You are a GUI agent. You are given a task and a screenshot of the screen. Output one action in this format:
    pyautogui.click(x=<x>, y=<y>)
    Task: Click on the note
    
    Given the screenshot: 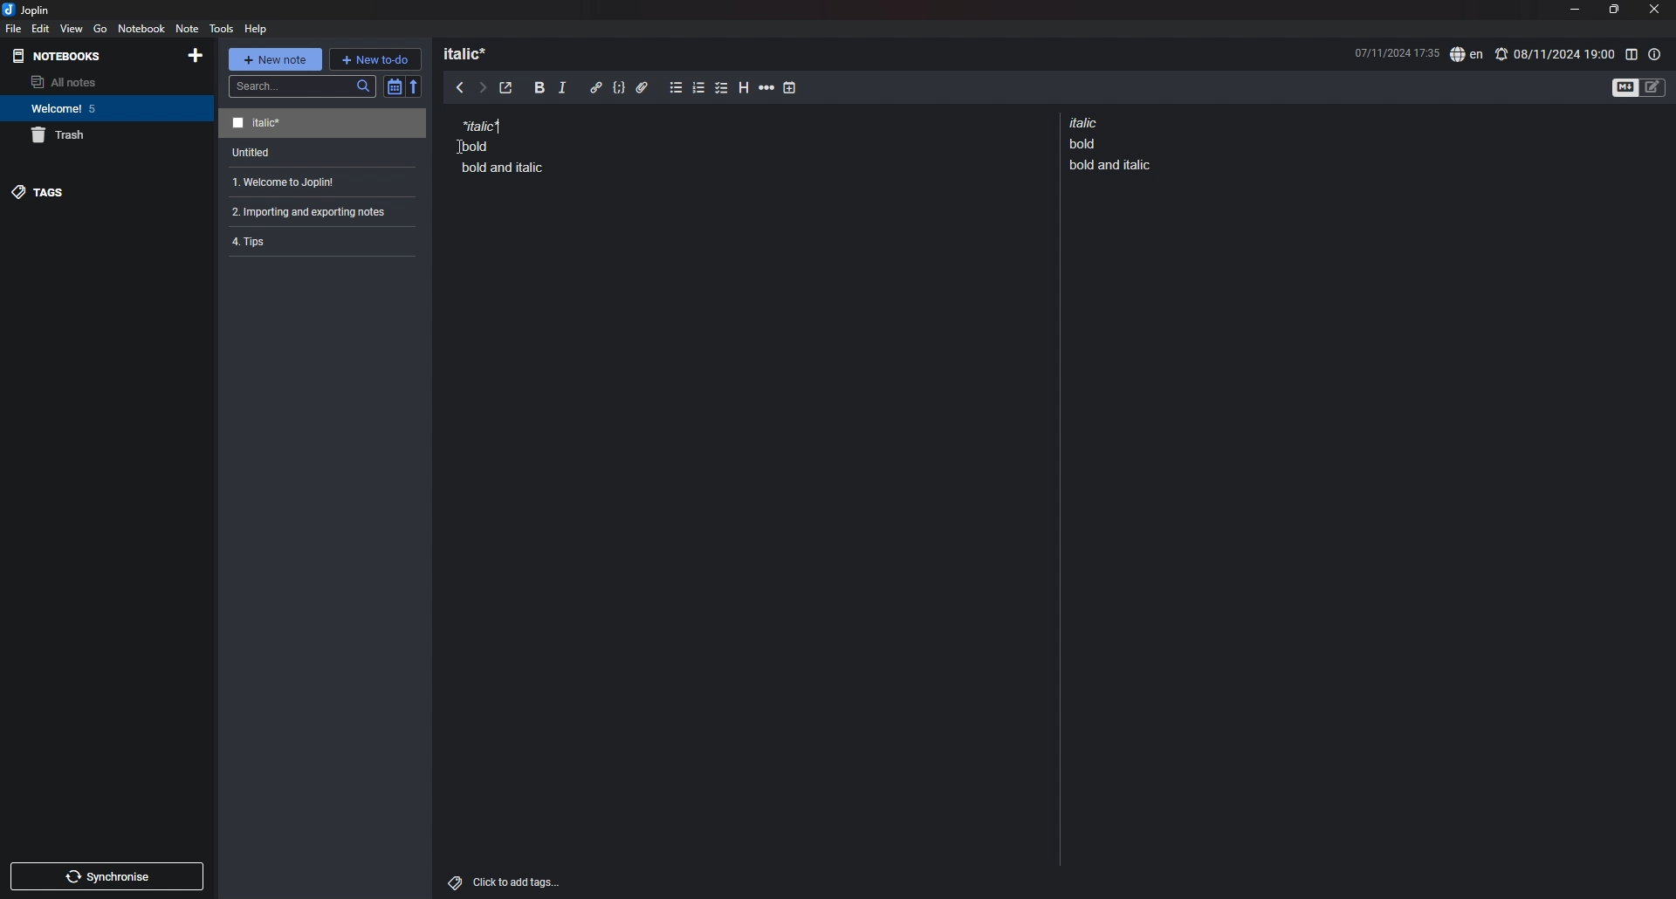 What is the action you would take?
    pyautogui.click(x=319, y=182)
    